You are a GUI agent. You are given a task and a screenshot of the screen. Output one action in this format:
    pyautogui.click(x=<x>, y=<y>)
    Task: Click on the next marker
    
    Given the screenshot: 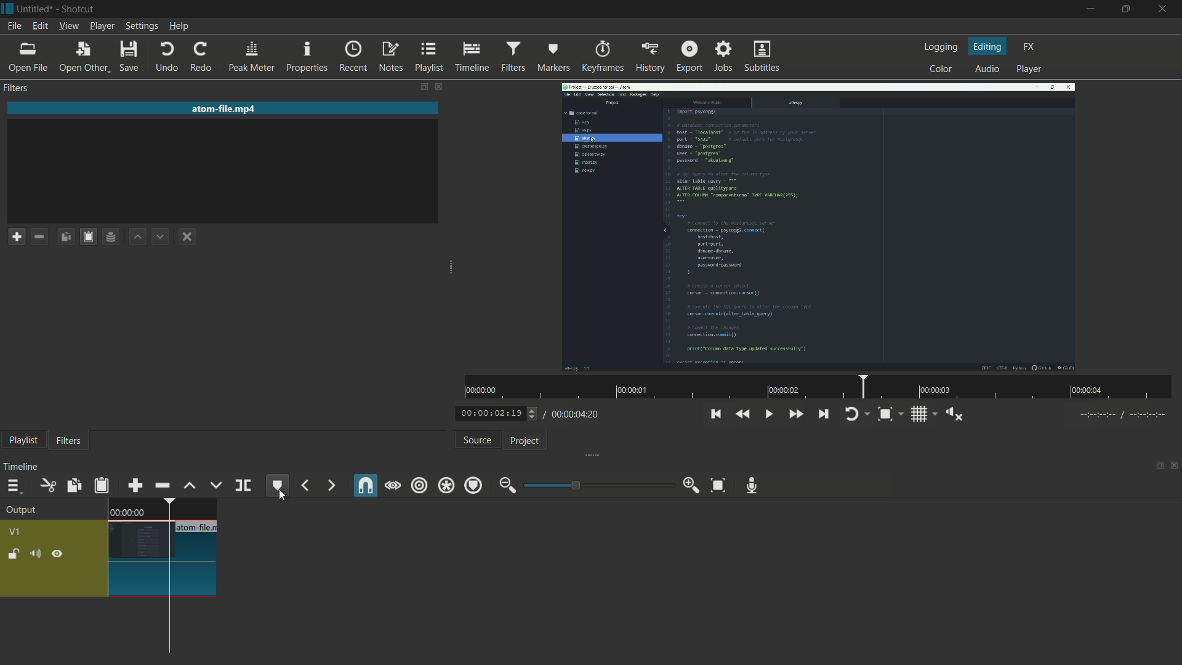 What is the action you would take?
    pyautogui.click(x=331, y=485)
    